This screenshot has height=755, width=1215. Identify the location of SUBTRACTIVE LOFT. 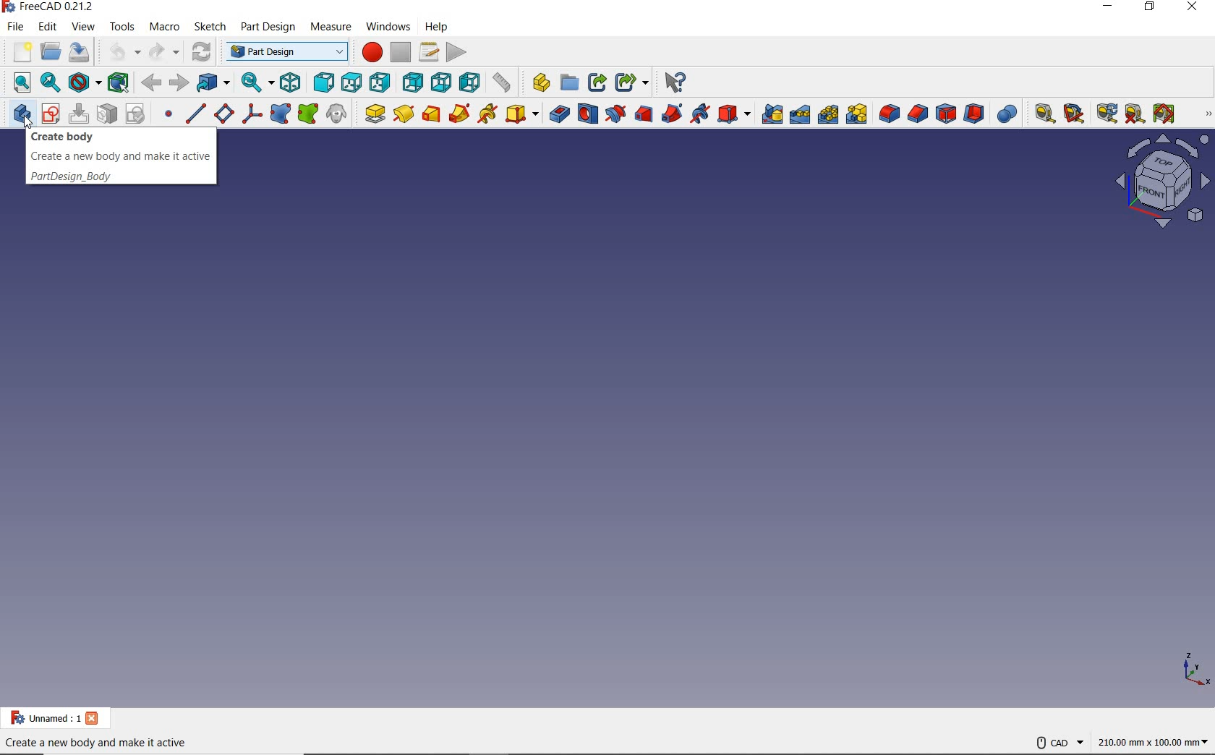
(644, 112).